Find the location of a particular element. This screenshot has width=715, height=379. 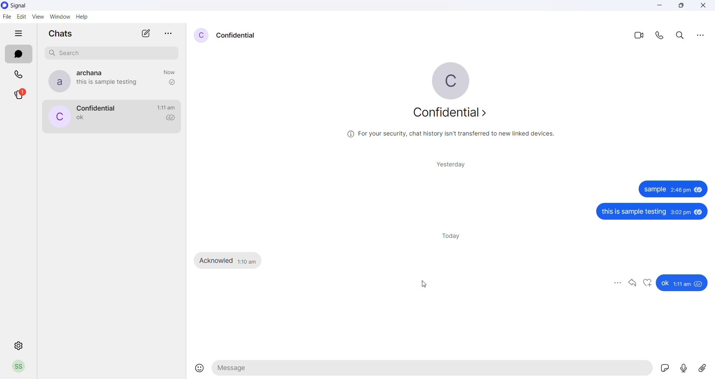

file is located at coordinates (6, 17).